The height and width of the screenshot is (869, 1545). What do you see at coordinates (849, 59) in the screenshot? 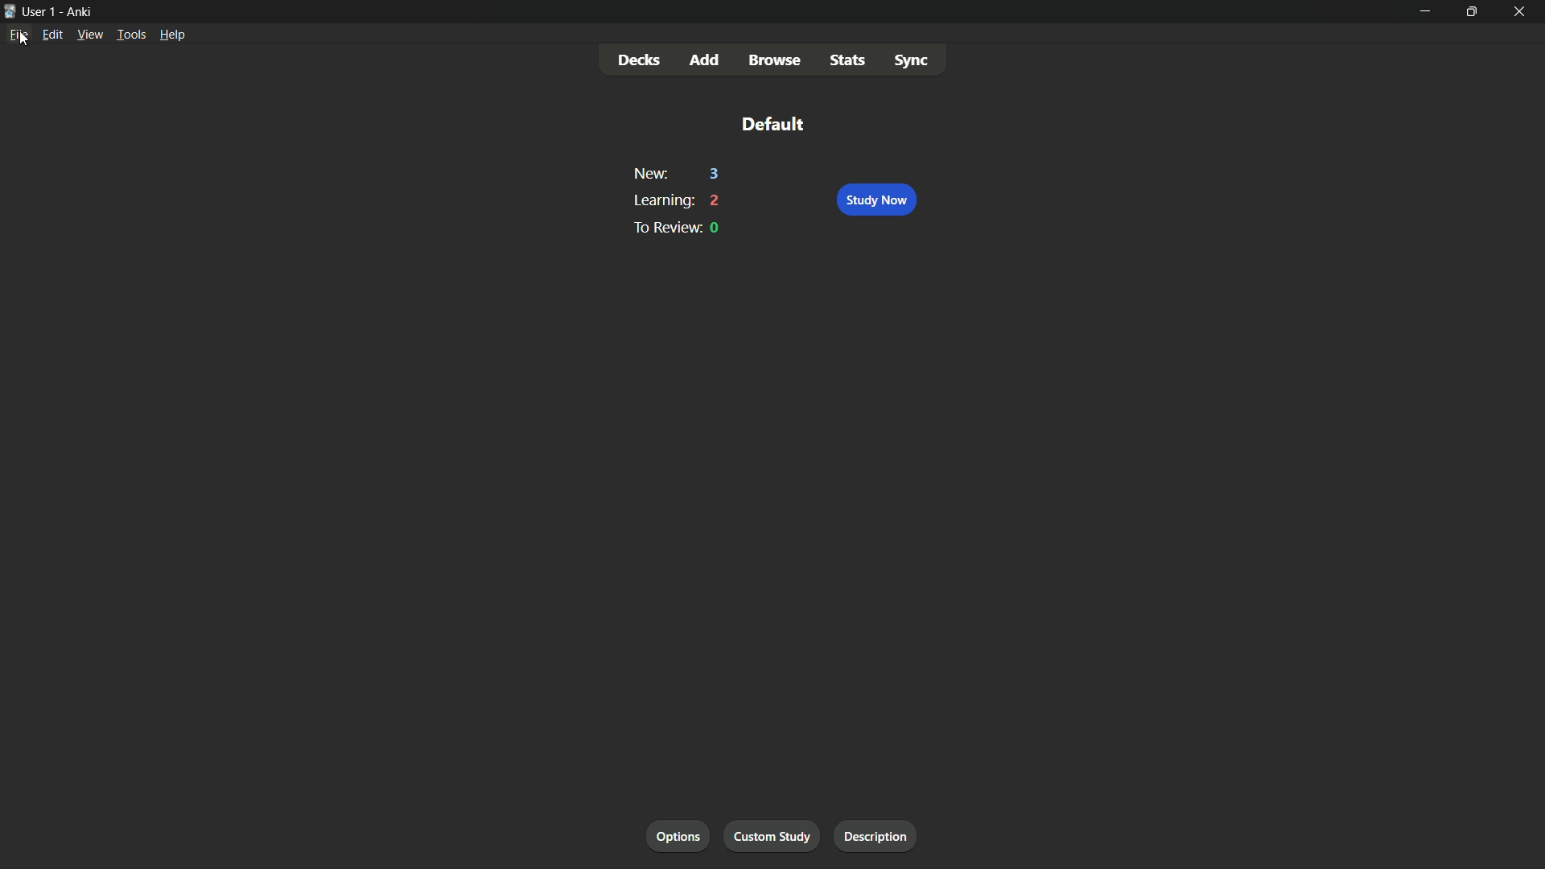
I see `stats` at bounding box center [849, 59].